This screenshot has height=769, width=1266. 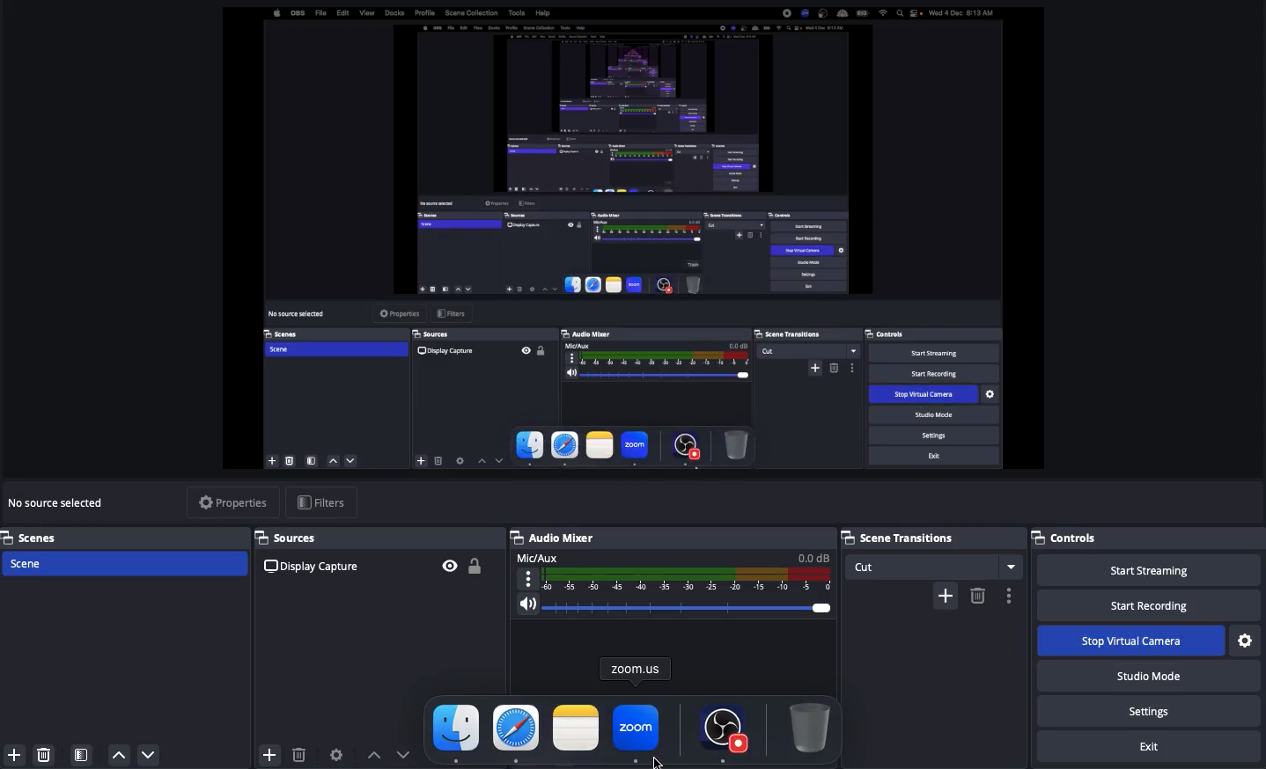 I want to click on Mic aux, so click(x=675, y=570).